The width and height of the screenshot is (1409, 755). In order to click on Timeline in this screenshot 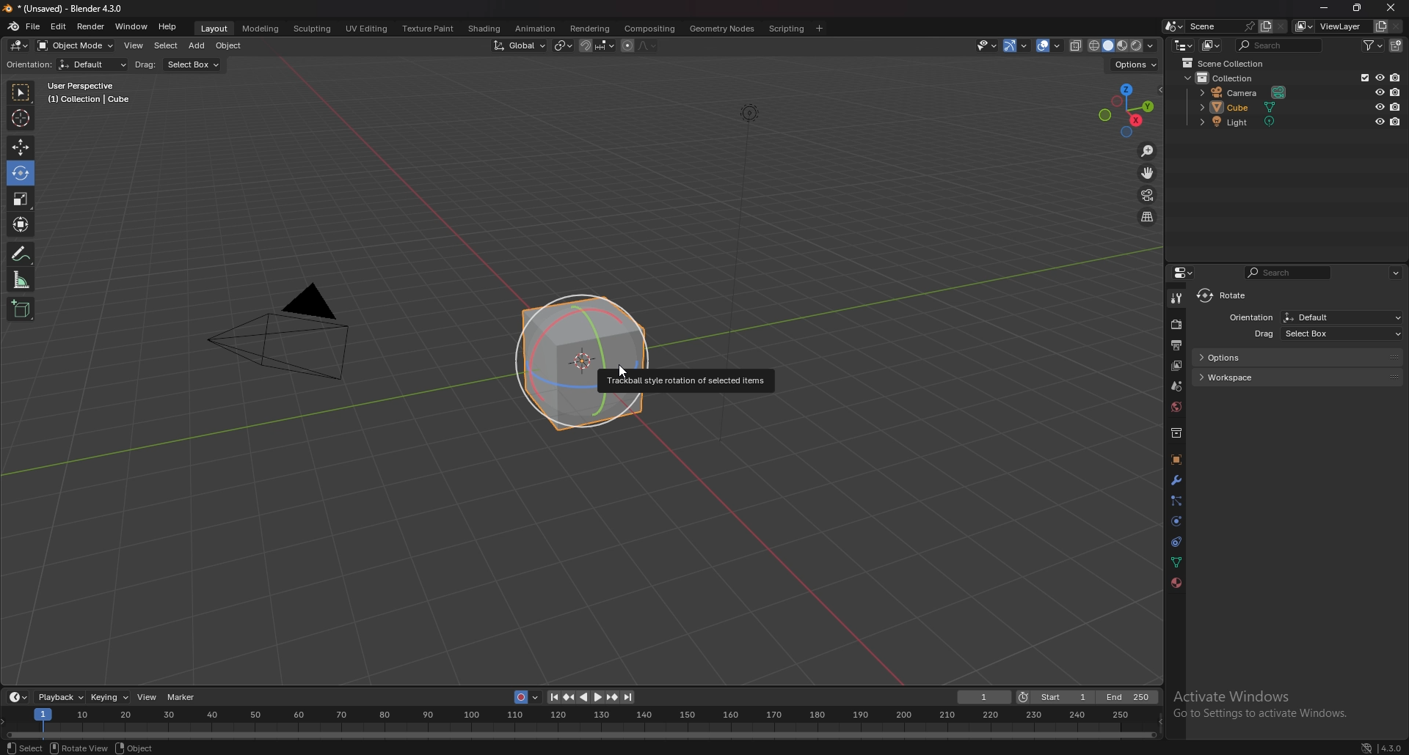, I will do `click(586, 723)`.